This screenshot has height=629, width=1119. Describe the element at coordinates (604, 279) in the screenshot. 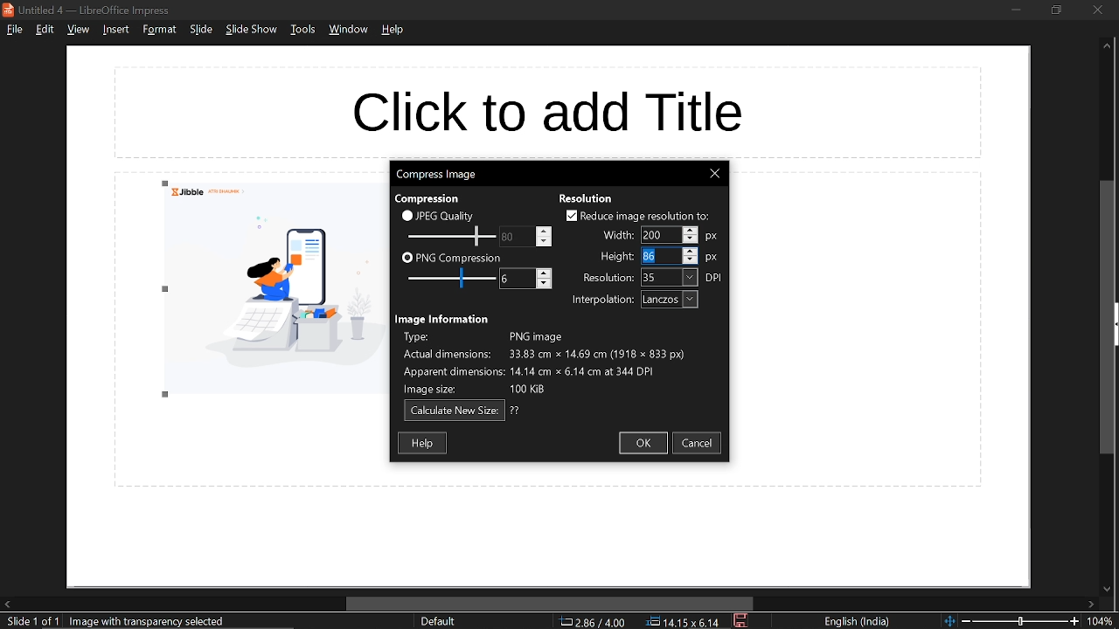

I see `resolution` at that location.